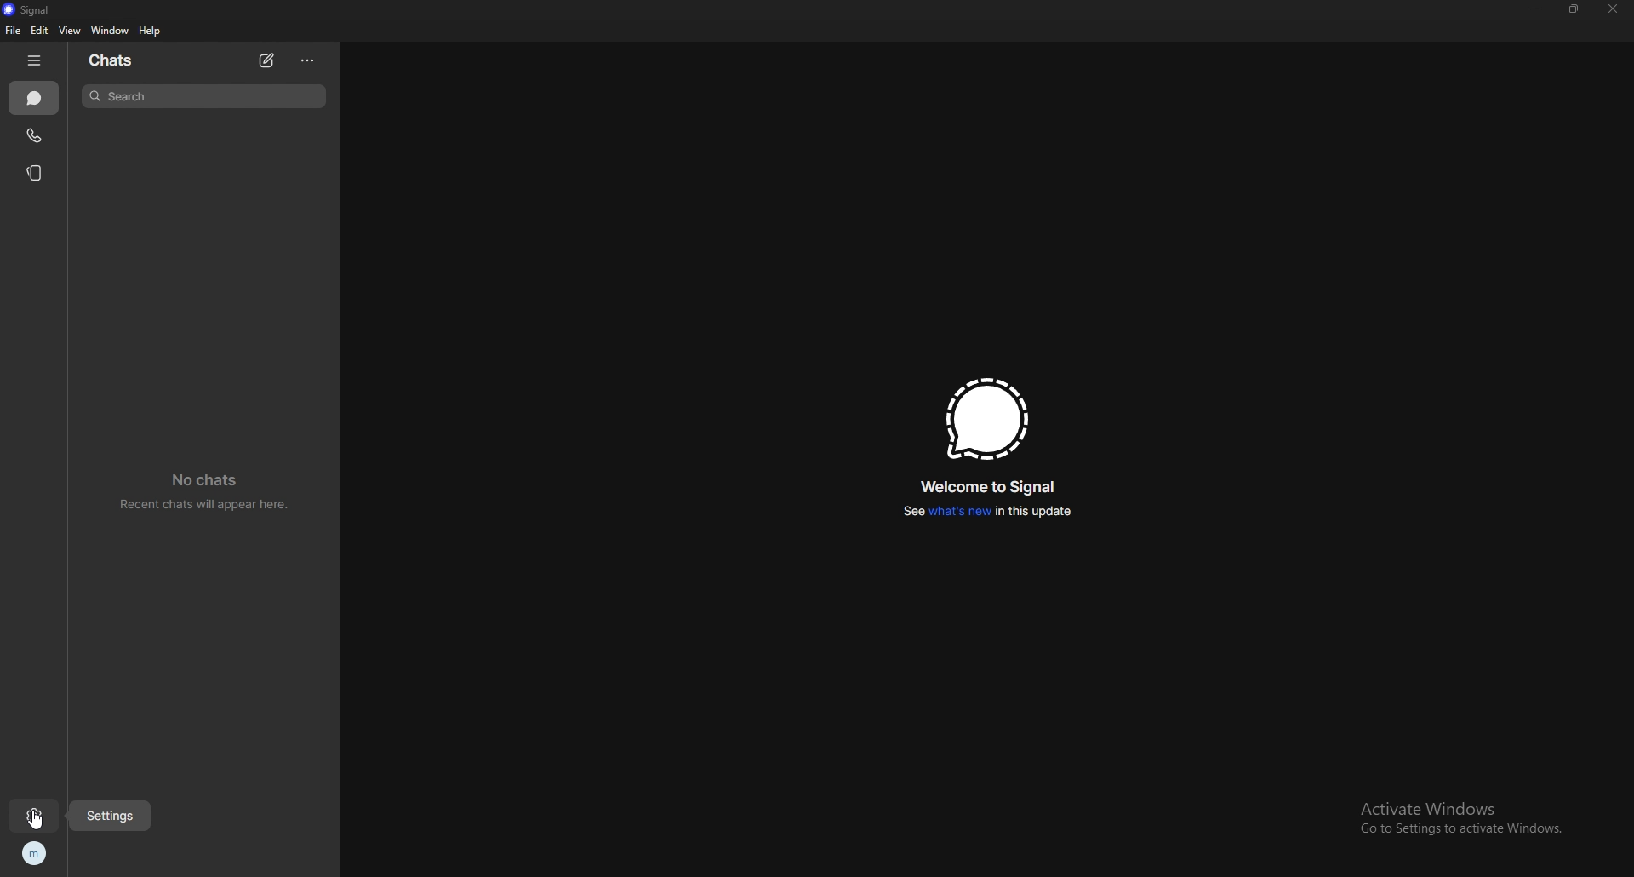 The height and width of the screenshot is (877, 1634). Describe the element at coordinates (210, 495) in the screenshot. I see `no chats recent chats will appear here` at that location.